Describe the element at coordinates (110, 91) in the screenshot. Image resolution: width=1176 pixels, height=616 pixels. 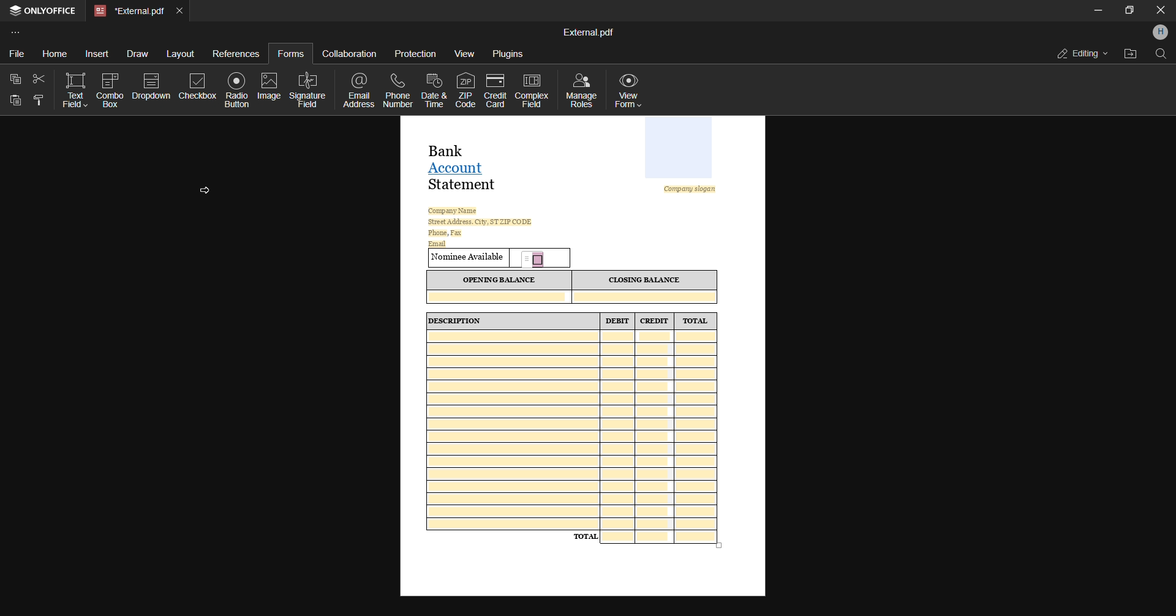
I see `combo box` at that location.